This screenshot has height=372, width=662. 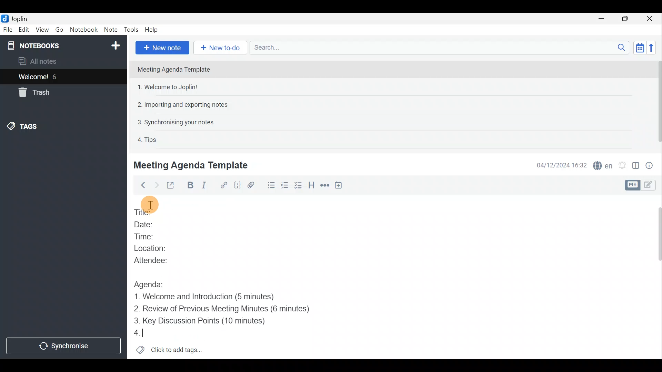 I want to click on Attach file, so click(x=254, y=185).